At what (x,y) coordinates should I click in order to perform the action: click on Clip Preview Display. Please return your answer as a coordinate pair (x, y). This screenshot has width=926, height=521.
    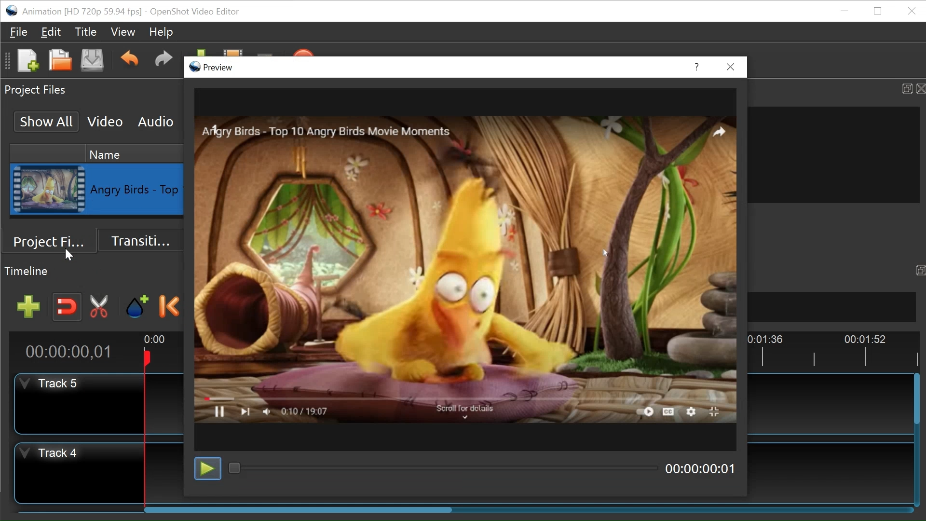
    Looking at the image, I should click on (467, 270).